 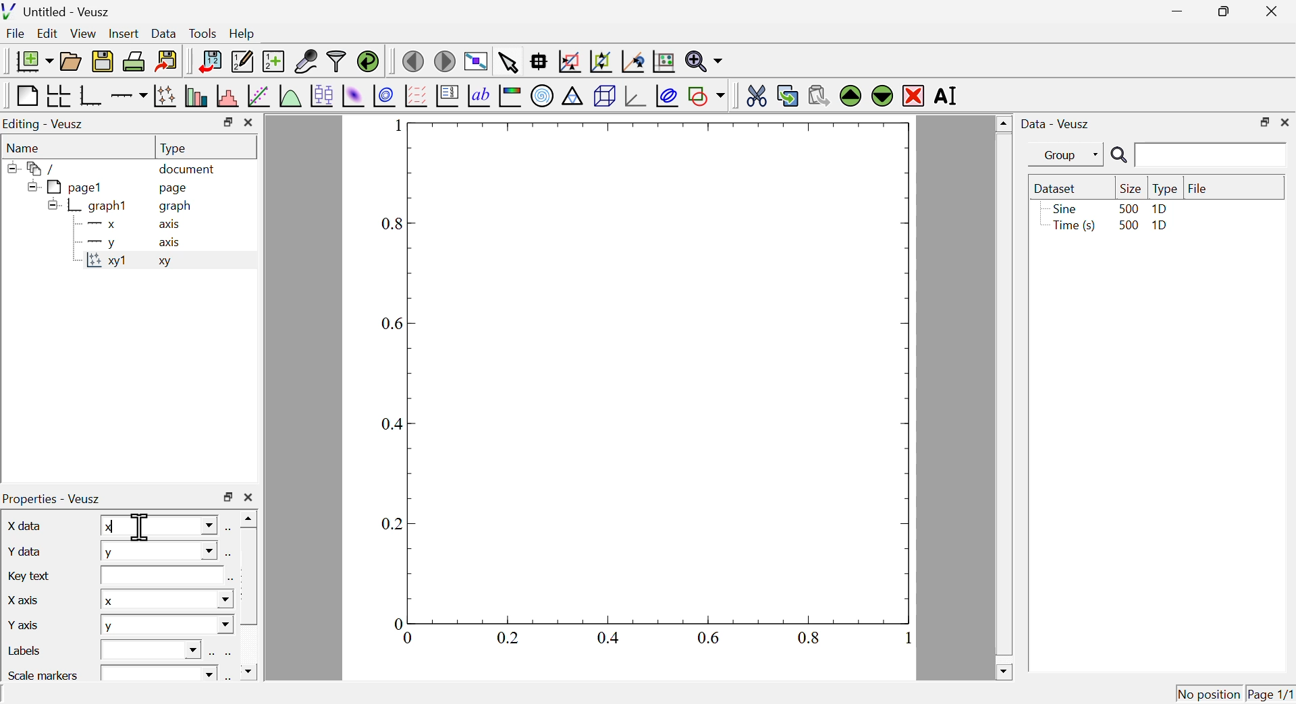 I want to click on 0.4, so click(x=608, y=637).